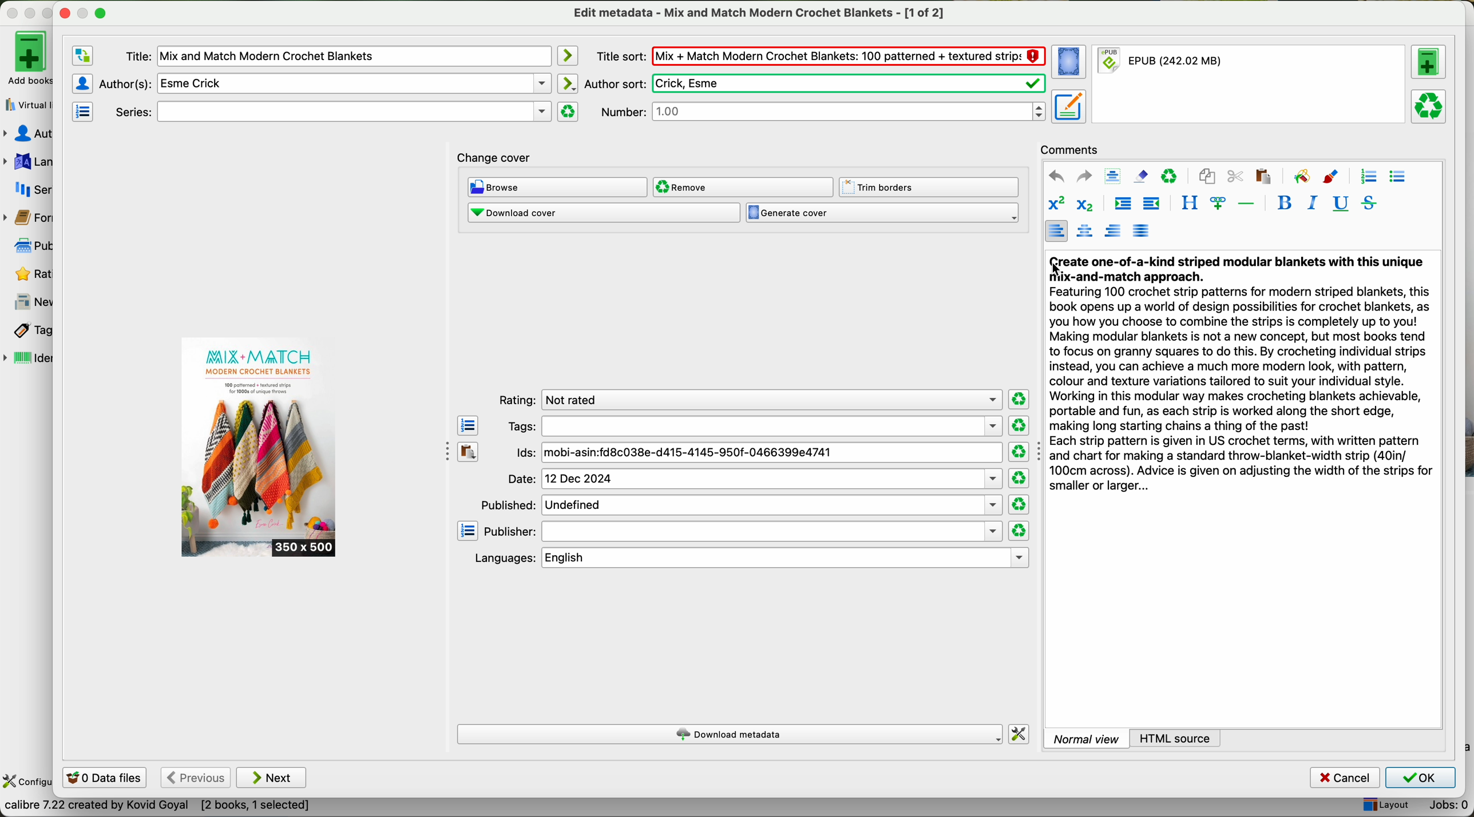 The height and width of the screenshot is (817, 1474). Describe the element at coordinates (26, 101) in the screenshot. I see `virtual library` at that location.